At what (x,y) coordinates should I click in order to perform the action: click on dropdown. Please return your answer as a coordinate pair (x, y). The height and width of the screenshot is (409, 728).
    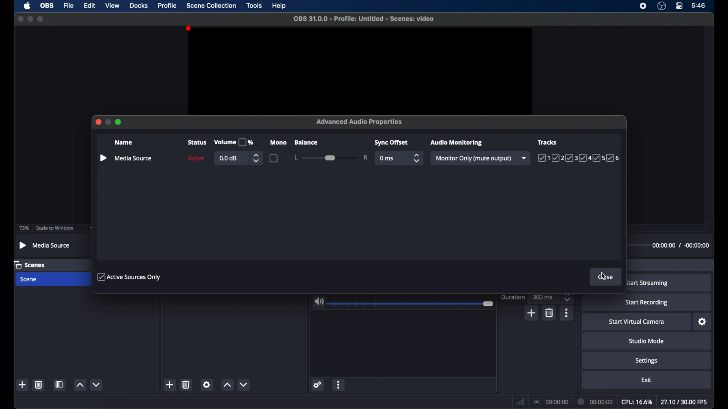
    Looking at the image, I should click on (525, 158).